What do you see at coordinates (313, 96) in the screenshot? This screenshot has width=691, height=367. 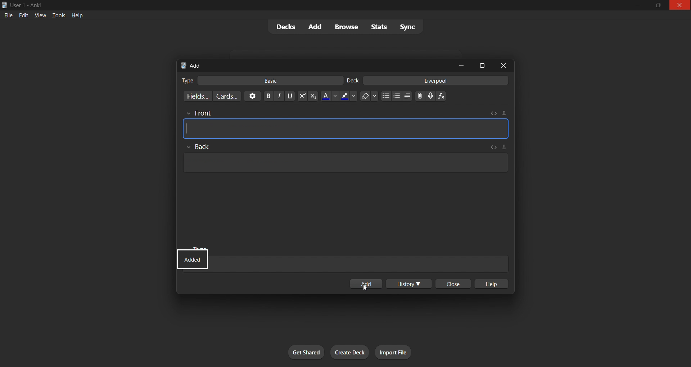 I see `subscript` at bounding box center [313, 96].